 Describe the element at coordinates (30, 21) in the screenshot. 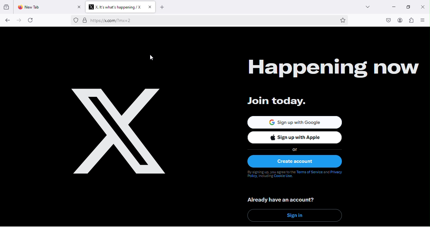

I see `refresh` at that location.